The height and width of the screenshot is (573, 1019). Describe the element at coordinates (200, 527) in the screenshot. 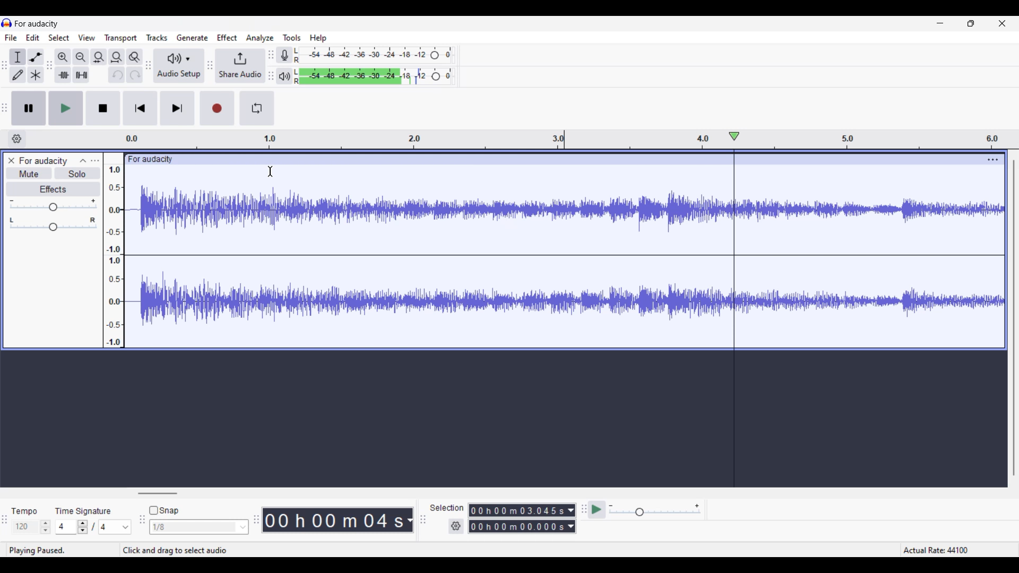

I see `Snap options` at that location.